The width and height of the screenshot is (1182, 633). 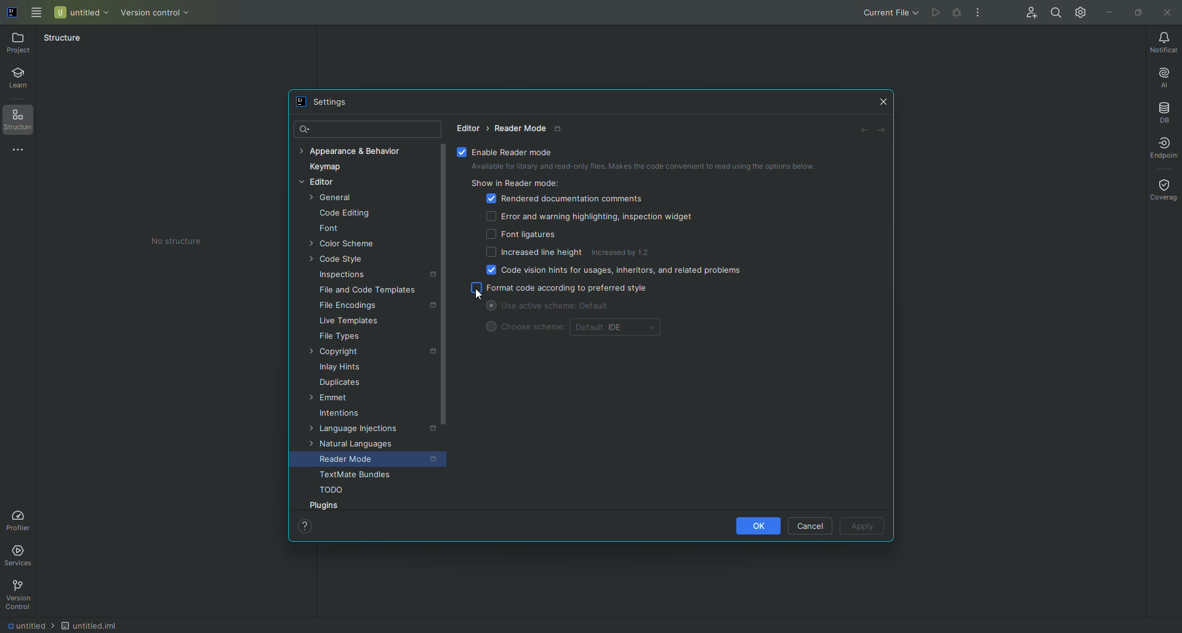 What do you see at coordinates (1169, 12) in the screenshot?
I see `Close` at bounding box center [1169, 12].